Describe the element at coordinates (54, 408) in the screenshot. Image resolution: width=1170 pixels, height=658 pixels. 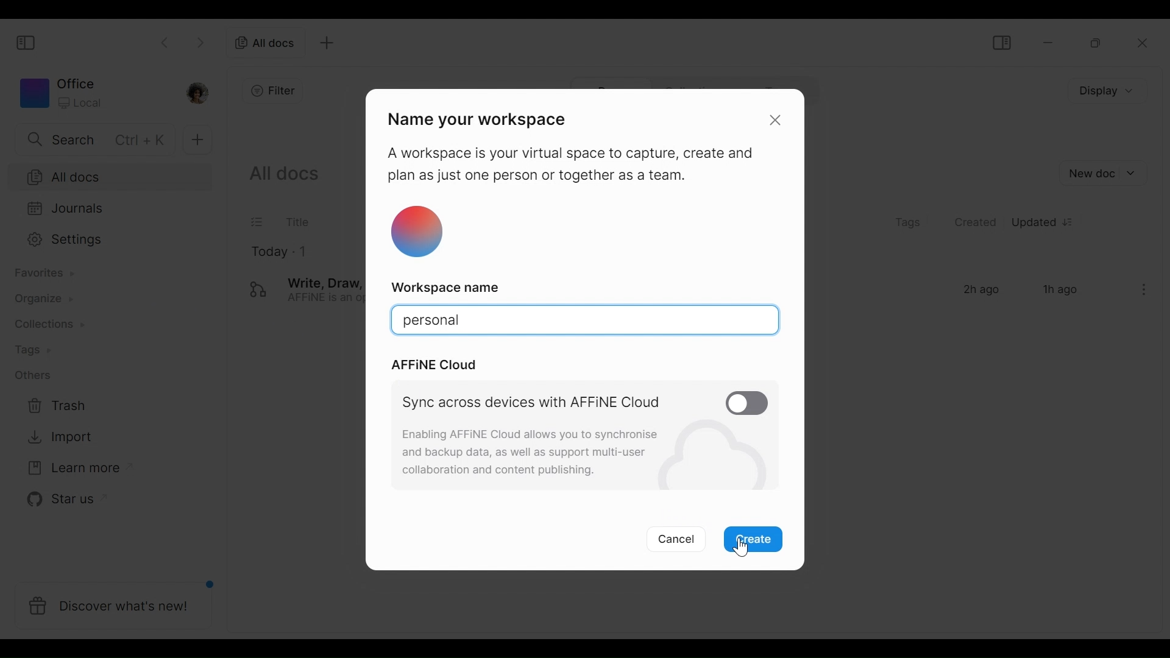
I see `Trash` at that location.